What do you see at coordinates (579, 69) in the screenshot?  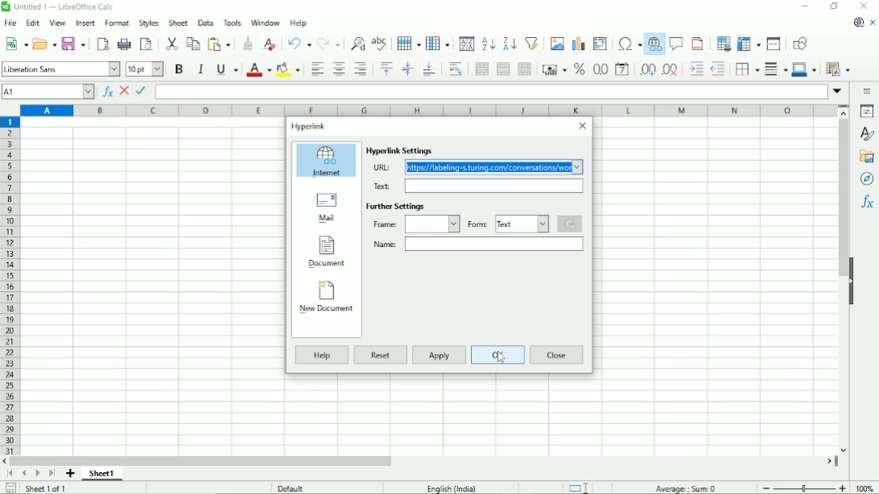 I see `Format as percent` at bounding box center [579, 69].